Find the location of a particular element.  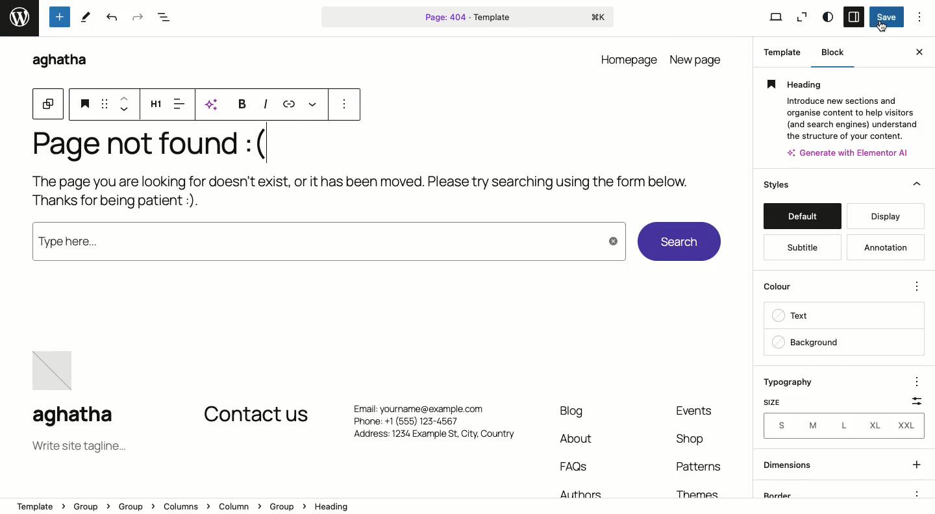

Undo is located at coordinates (111, 18).